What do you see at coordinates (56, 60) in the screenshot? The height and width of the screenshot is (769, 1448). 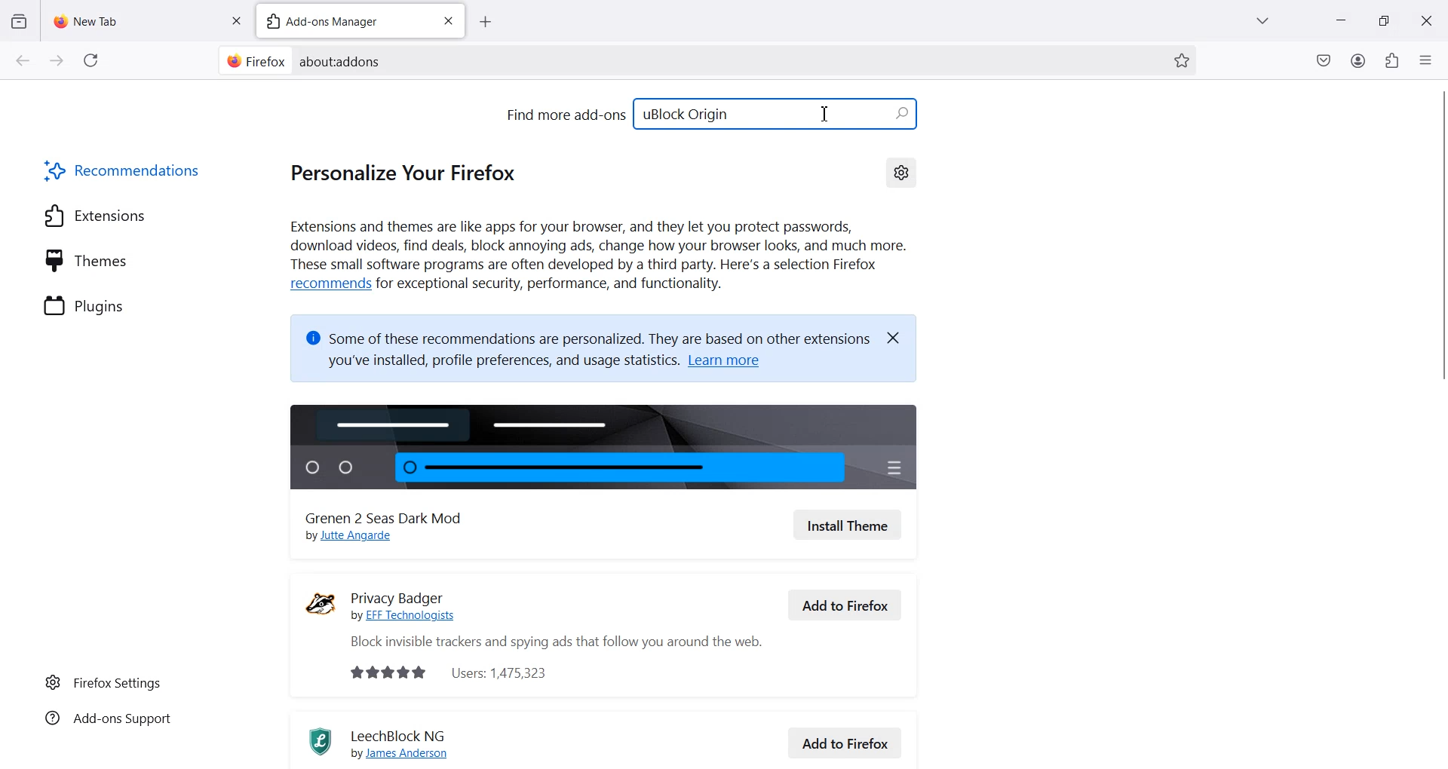 I see `Go forward to one page` at bounding box center [56, 60].